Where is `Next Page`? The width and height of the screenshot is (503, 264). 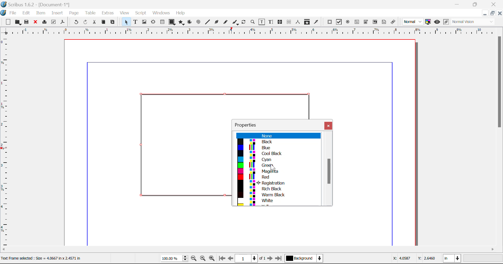 Next Page is located at coordinates (271, 259).